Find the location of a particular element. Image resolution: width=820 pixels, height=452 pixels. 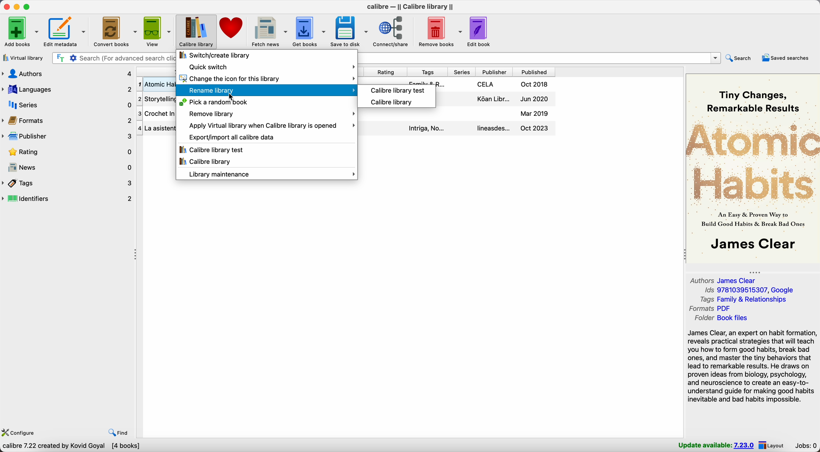

tags is located at coordinates (427, 72).